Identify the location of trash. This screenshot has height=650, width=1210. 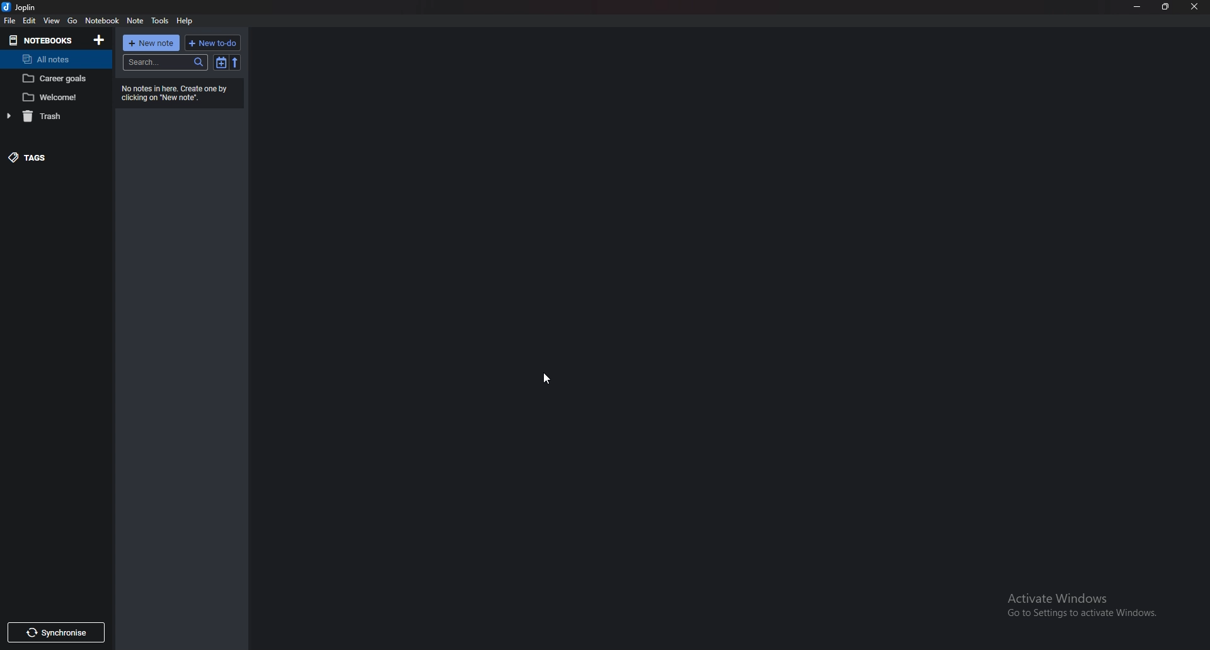
(50, 115).